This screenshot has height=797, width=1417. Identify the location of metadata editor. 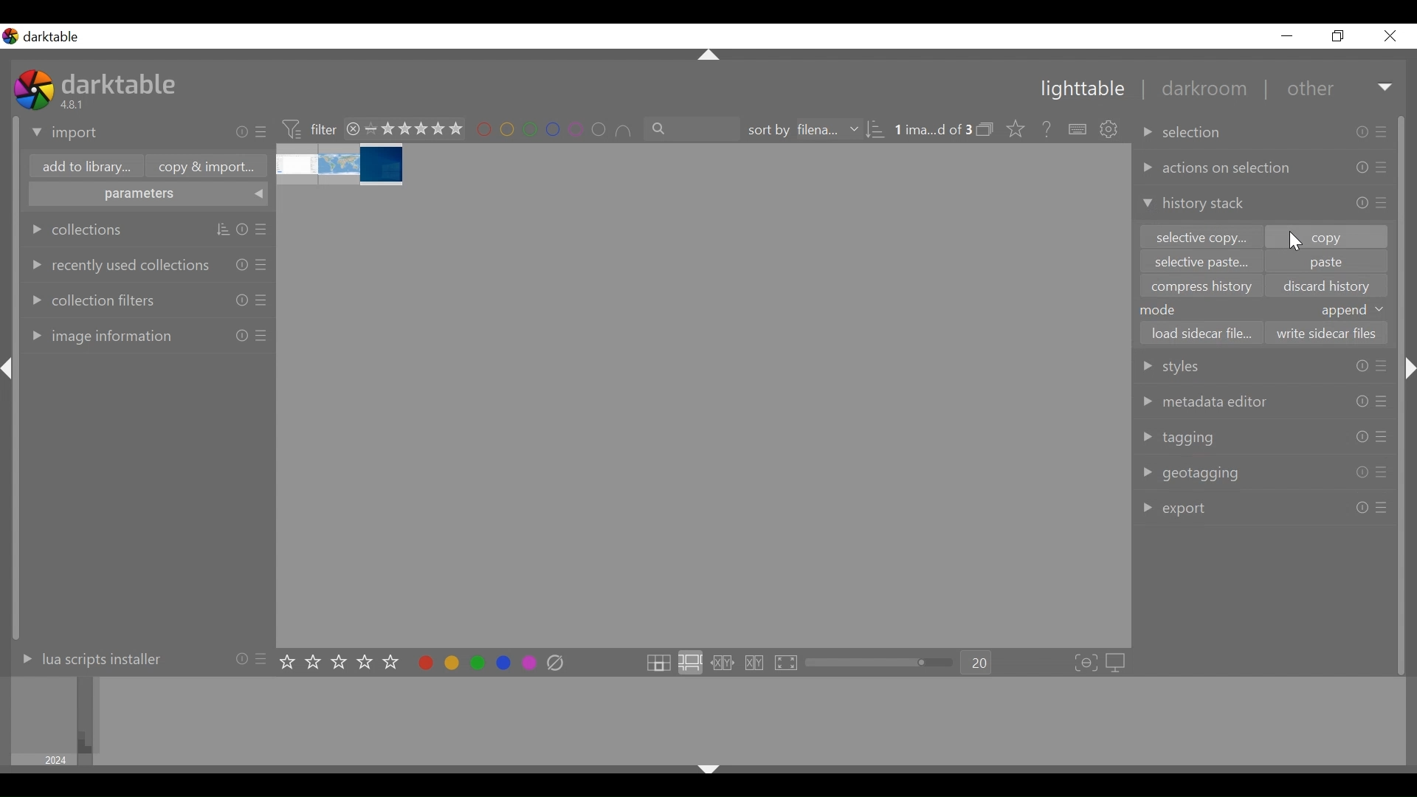
(1205, 401).